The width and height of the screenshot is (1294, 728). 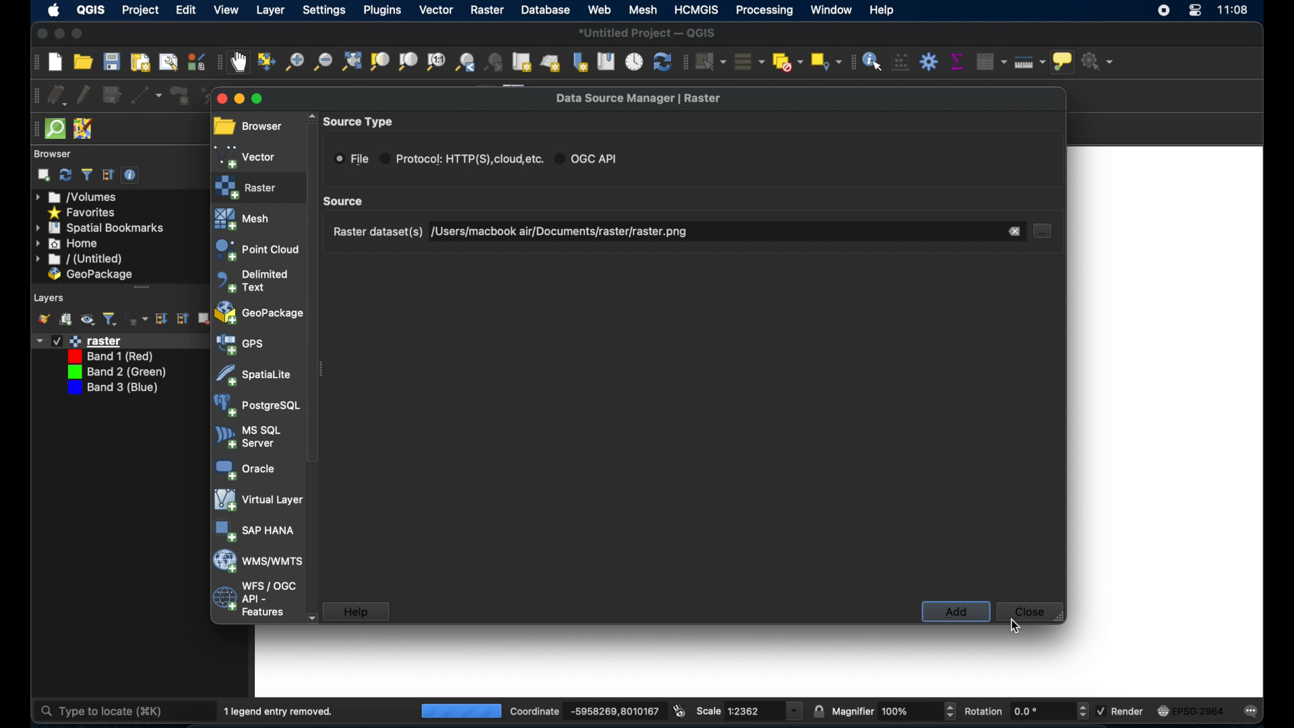 What do you see at coordinates (495, 61) in the screenshot?
I see `zoom next` at bounding box center [495, 61].